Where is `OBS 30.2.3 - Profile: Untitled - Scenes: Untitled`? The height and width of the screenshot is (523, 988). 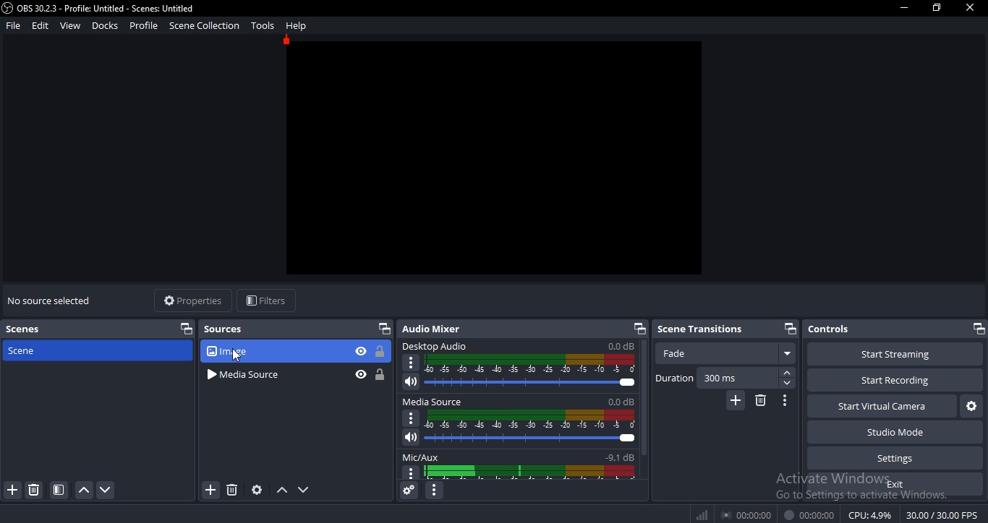 OBS 30.2.3 - Profile: Untitled - Scenes: Untitled is located at coordinates (98, 8).